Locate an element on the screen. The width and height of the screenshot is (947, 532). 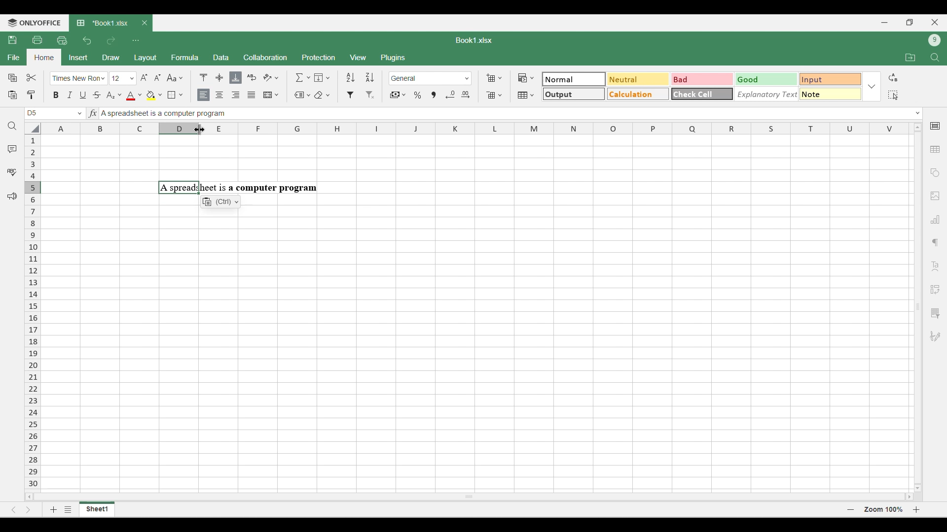
Strike through  is located at coordinates (97, 95).